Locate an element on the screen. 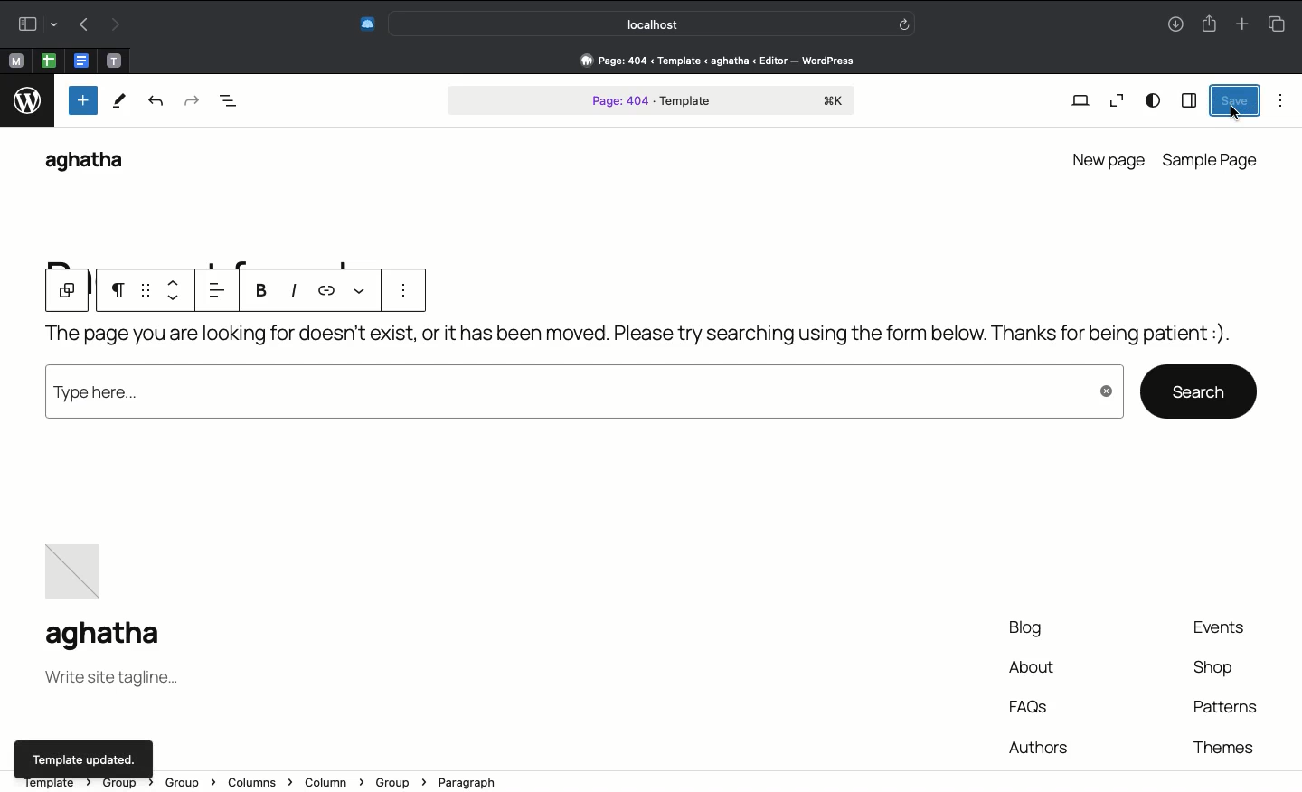 The width and height of the screenshot is (1302, 792). Page not found is located at coordinates (512, 340).